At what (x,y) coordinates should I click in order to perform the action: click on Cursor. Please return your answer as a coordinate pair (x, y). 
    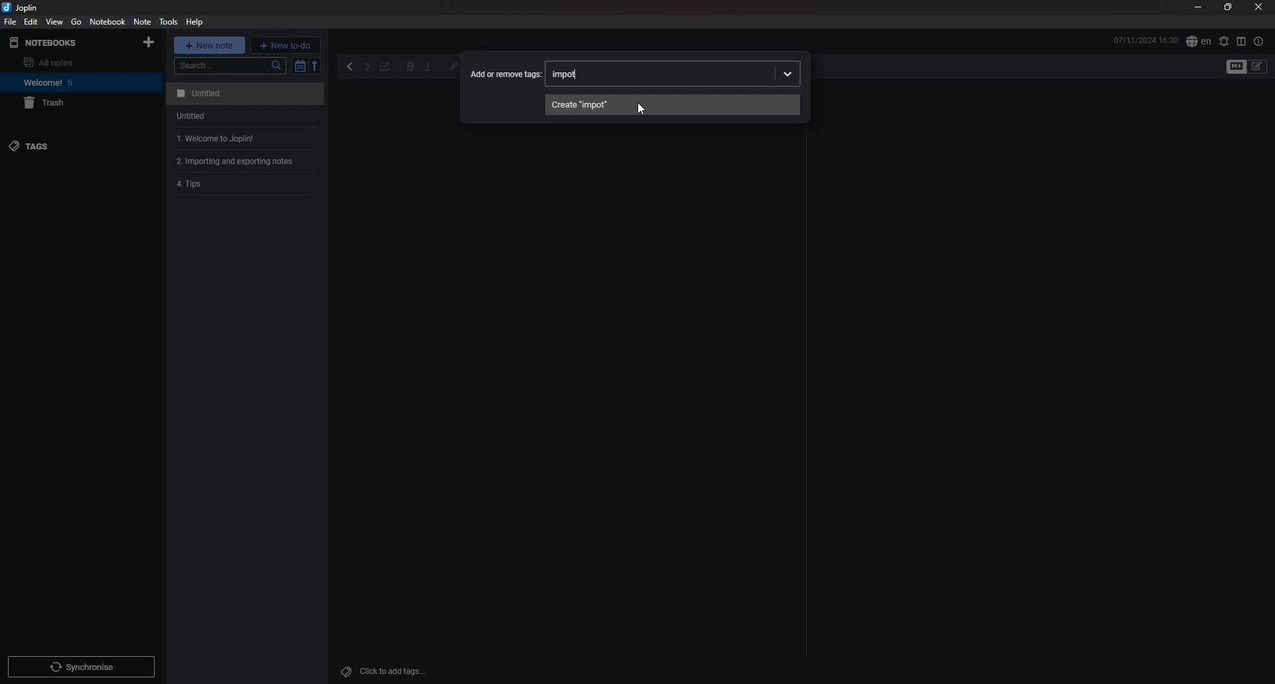
    Looking at the image, I should click on (641, 109).